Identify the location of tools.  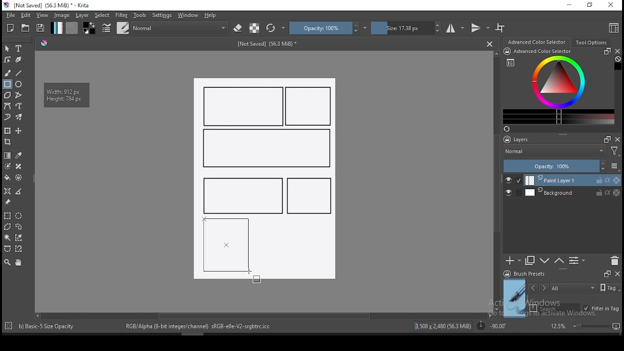
(140, 15).